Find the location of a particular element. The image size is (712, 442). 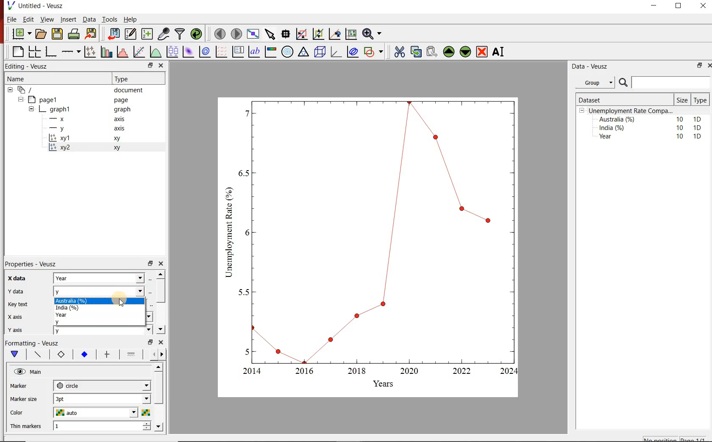

ternary graph is located at coordinates (303, 52).